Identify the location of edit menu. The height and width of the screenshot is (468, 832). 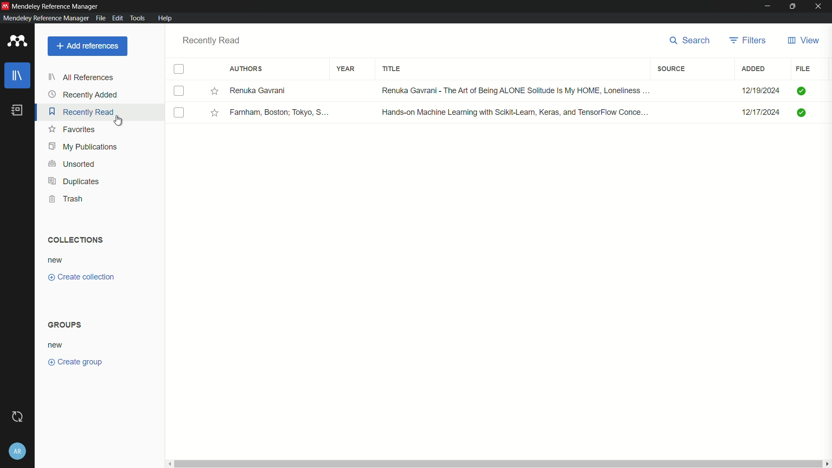
(118, 19).